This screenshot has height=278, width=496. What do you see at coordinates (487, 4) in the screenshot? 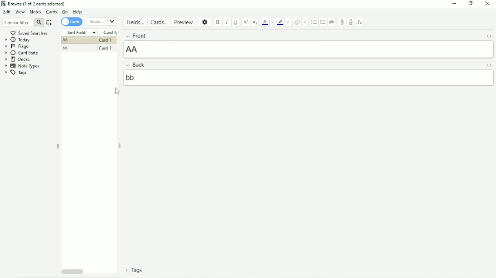
I see `Close` at bounding box center [487, 4].